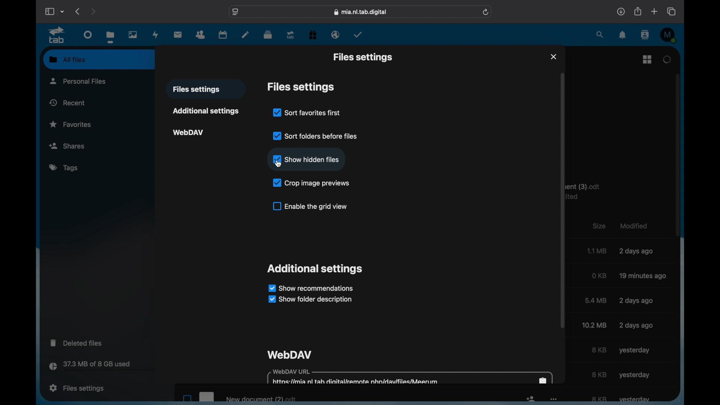 Image resolution: width=720 pixels, height=405 pixels. I want to click on additional settings, so click(316, 269).